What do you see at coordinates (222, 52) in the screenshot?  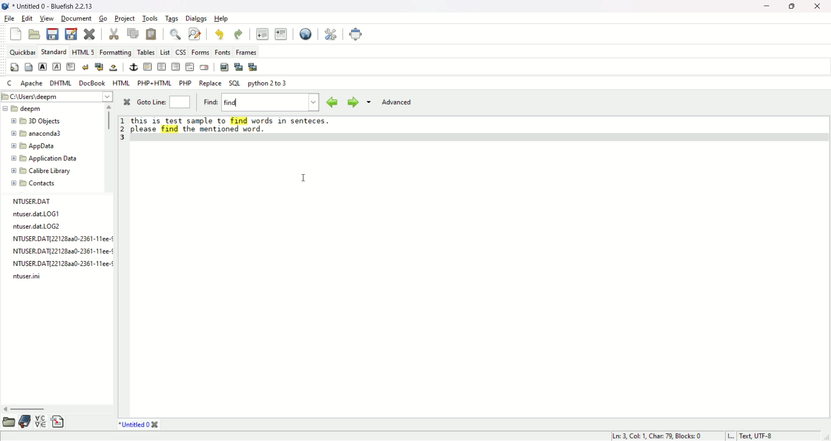 I see `fonts` at bounding box center [222, 52].